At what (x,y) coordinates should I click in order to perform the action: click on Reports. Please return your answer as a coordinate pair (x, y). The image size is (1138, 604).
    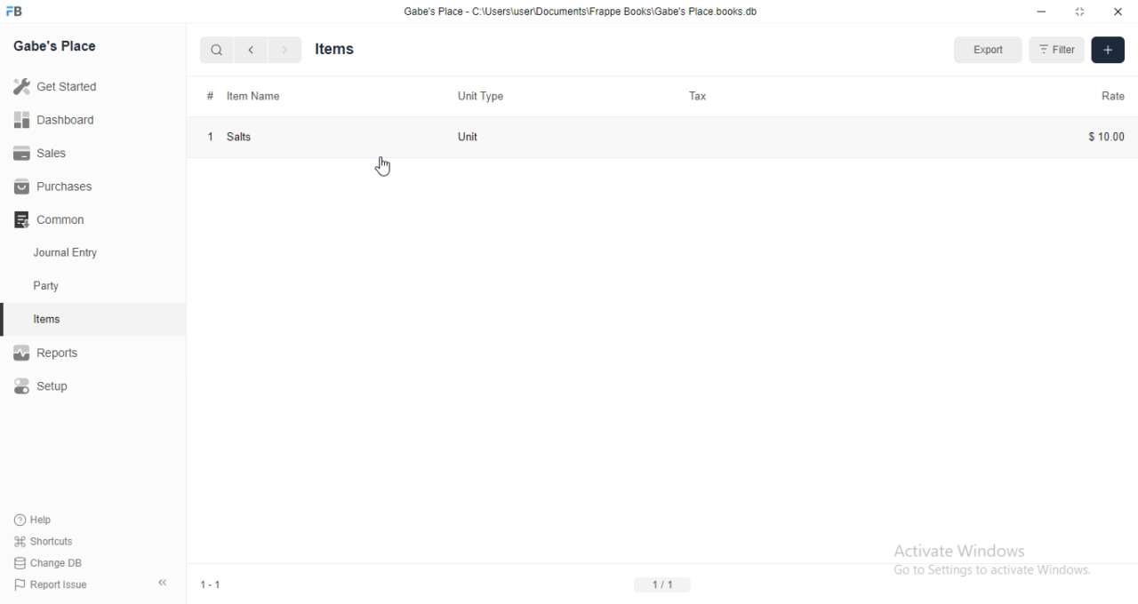
    Looking at the image, I should click on (54, 352).